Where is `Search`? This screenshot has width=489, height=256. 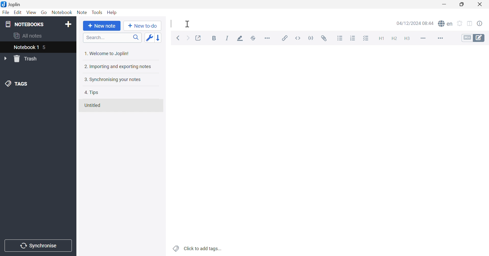 Search is located at coordinates (113, 38).